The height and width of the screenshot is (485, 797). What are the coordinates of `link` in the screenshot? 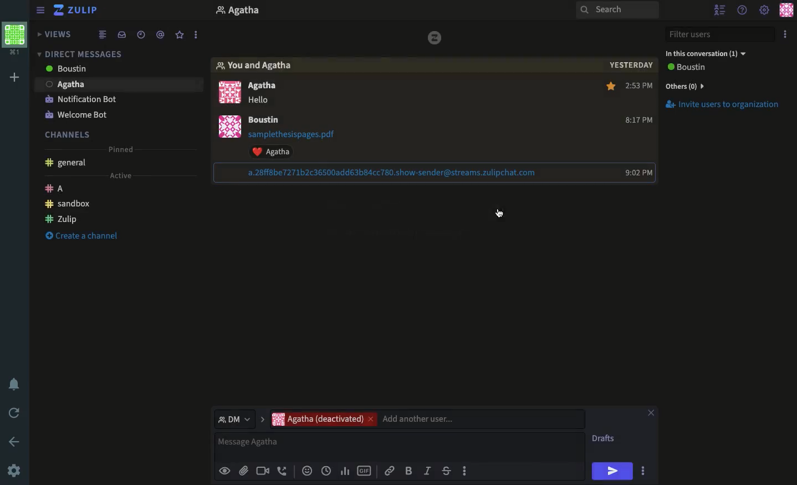 It's located at (393, 173).